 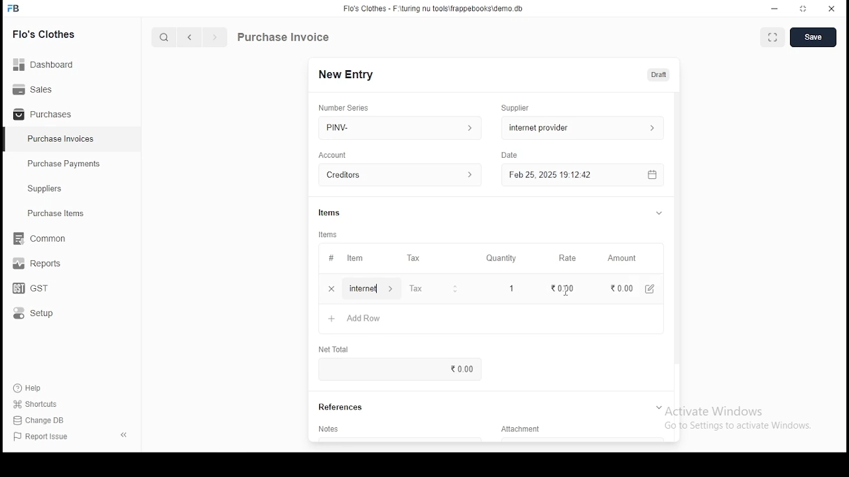 What do you see at coordinates (31, 290) in the screenshot?
I see `gst` at bounding box center [31, 290].